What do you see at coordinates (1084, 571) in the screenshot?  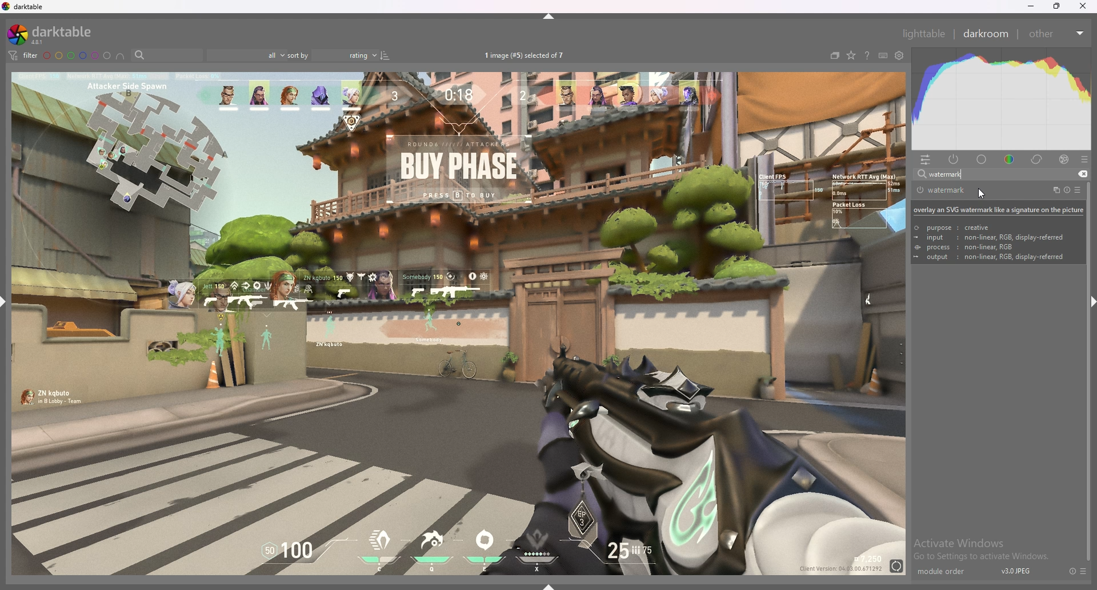 I see `presets` at bounding box center [1084, 571].